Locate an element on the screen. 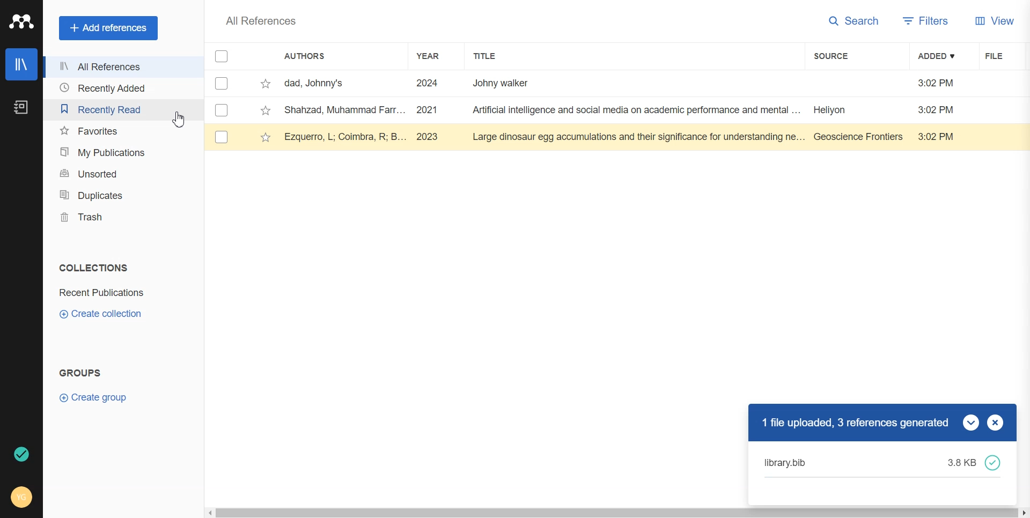 Image resolution: width=1030 pixels, height=518 pixels. Source is located at coordinates (833, 56).